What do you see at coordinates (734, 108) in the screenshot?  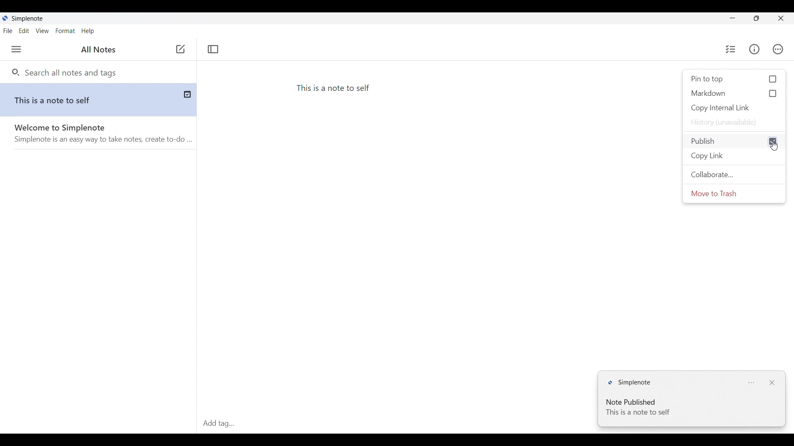 I see `Copy internal link` at bounding box center [734, 108].